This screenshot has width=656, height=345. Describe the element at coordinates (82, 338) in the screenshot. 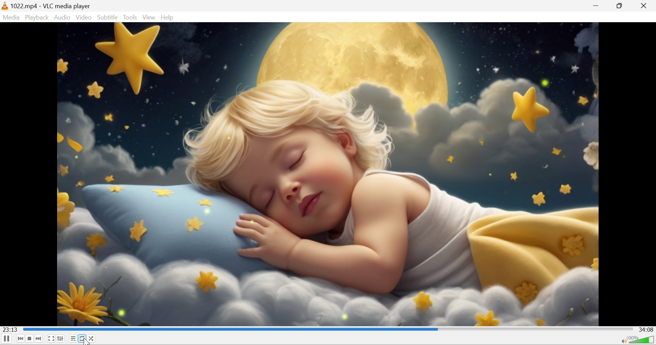

I see `repeat` at that location.